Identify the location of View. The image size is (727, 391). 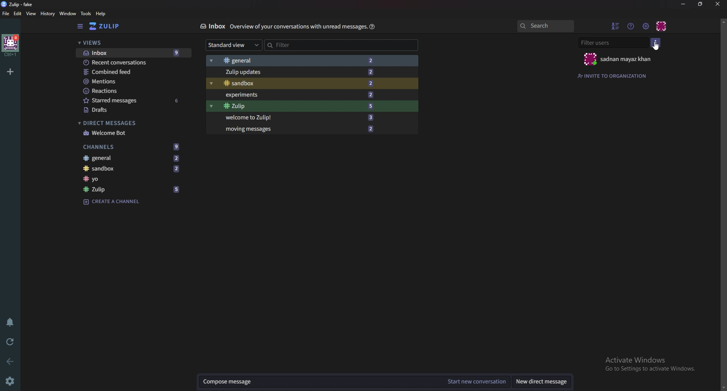
(30, 14).